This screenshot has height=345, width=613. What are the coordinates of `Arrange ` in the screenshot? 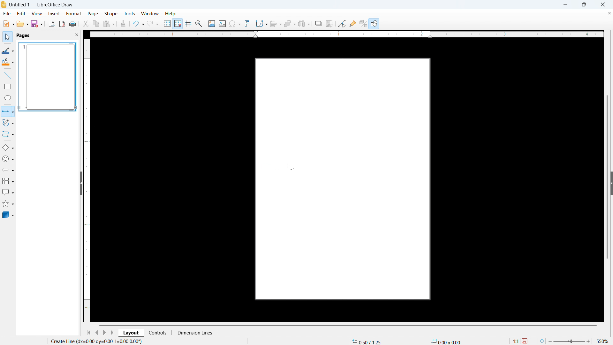 It's located at (290, 24).